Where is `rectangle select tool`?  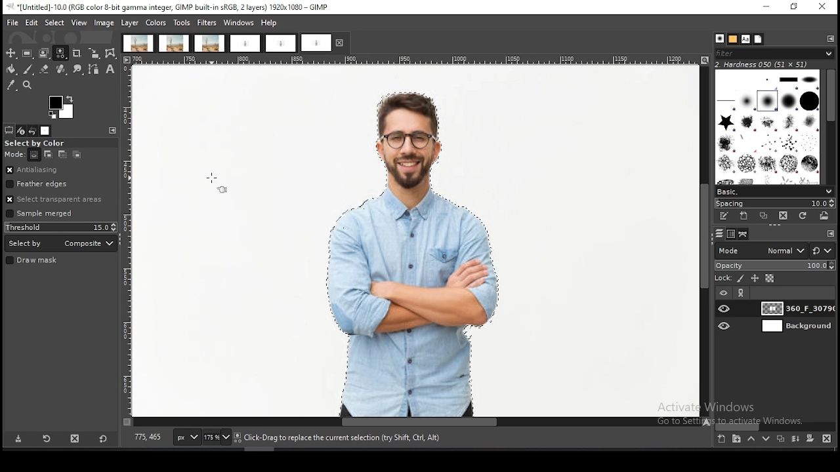
rectangle select tool is located at coordinates (27, 53).